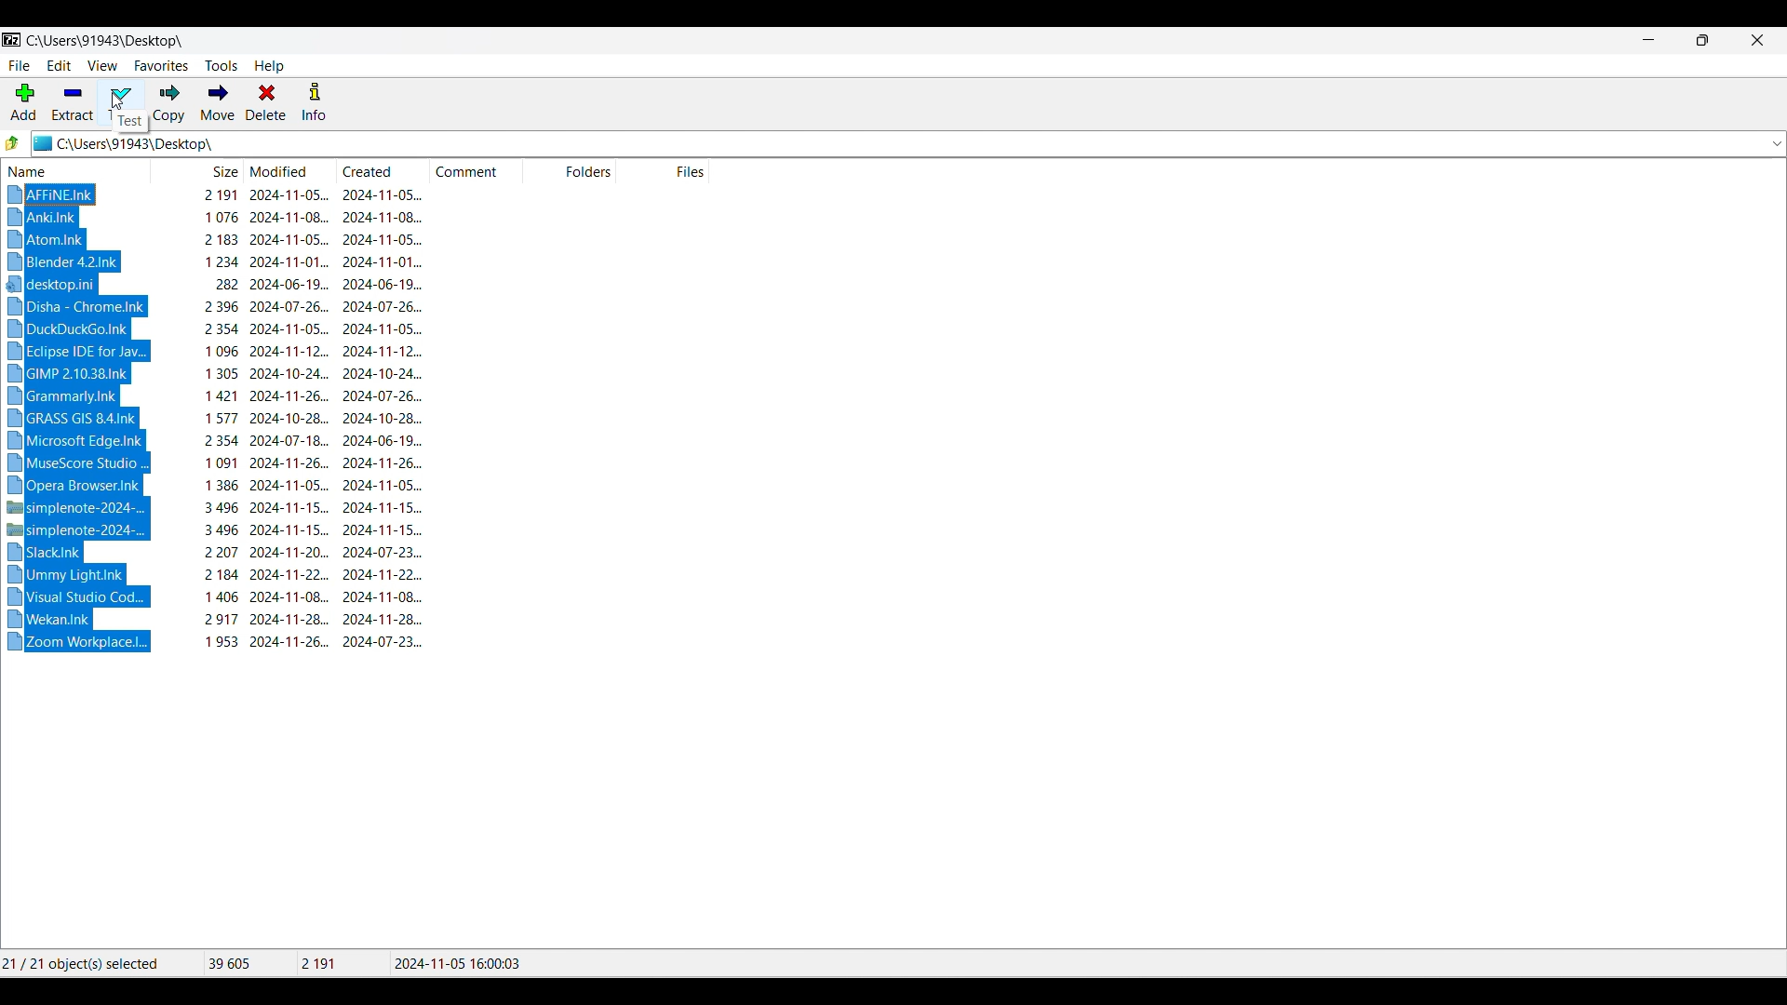 This screenshot has height=1005, width=1787. Describe the element at coordinates (315, 418) in the screenshot. I see `Details of each file in current folder with respect to the column under each` at that location.